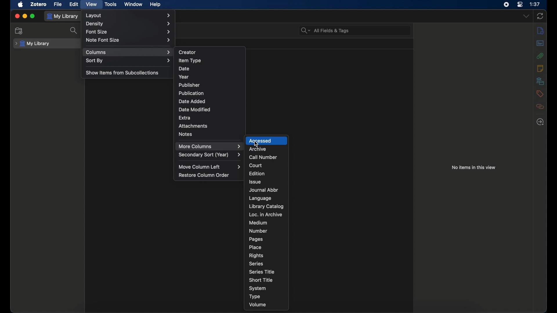 The height and width of the screenshot is (313, 557). Describe the element at coordinates (128, 23) in the screenshot. I see `density` at that location.